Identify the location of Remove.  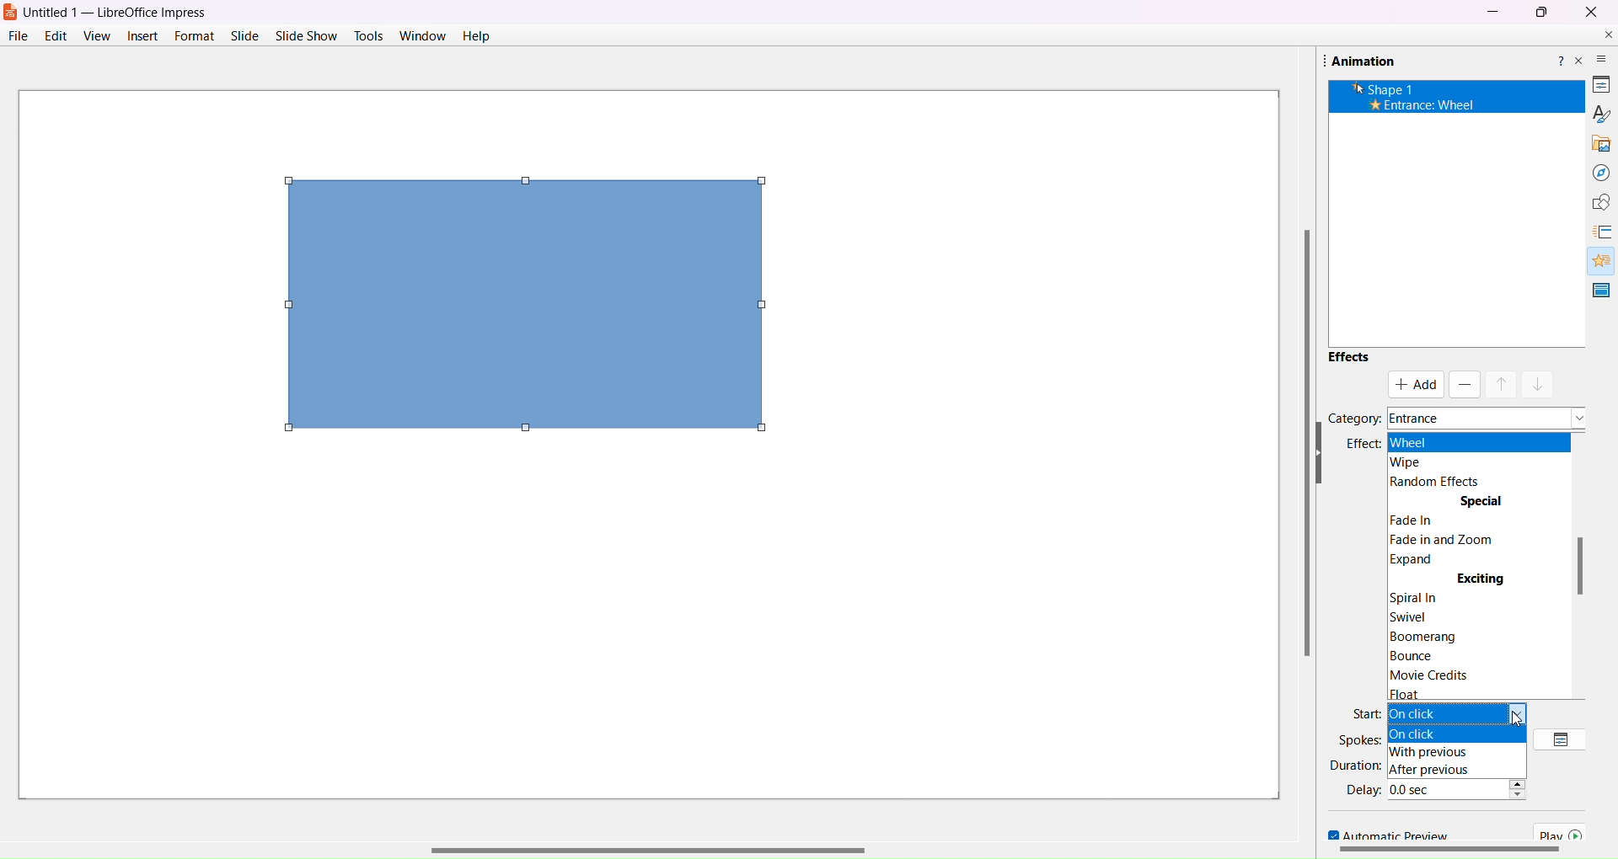
(1463, 385).